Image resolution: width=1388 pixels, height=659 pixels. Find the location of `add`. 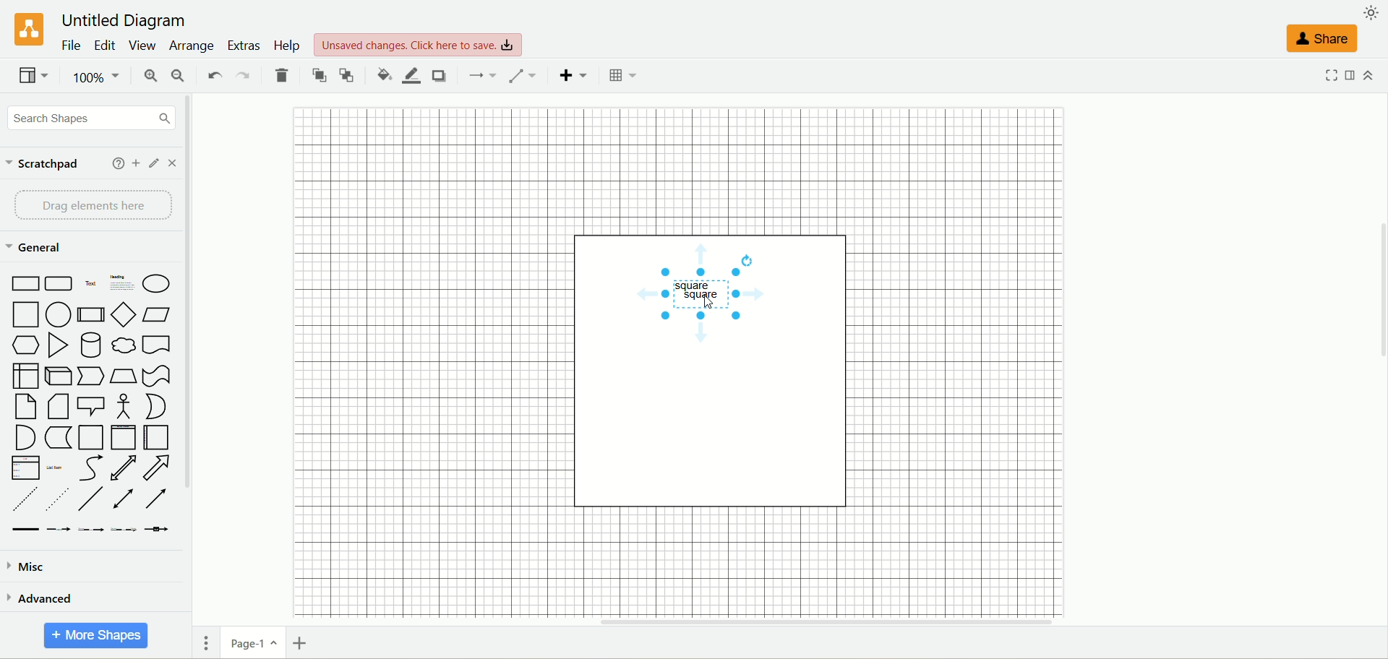

add is located at coordinates (136, 163).